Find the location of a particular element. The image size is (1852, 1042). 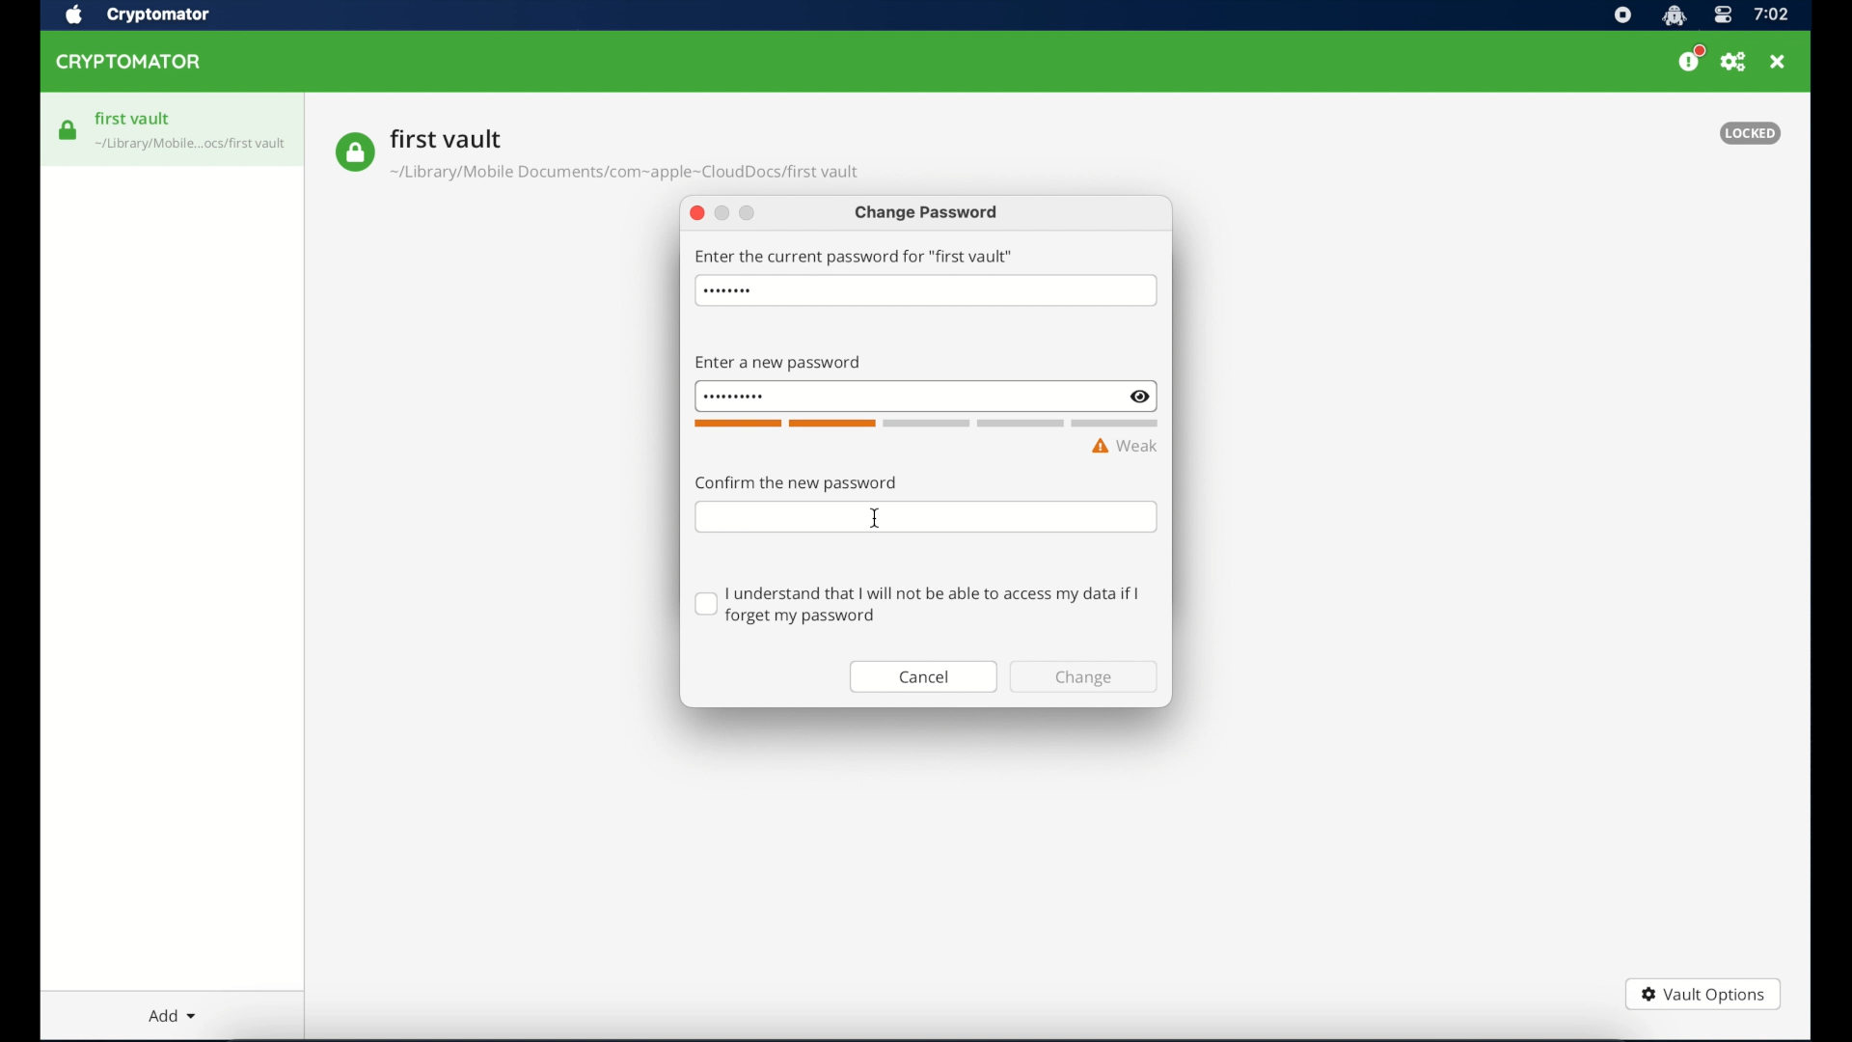

enter the current password for first vault is located at coordinates (854, 256).